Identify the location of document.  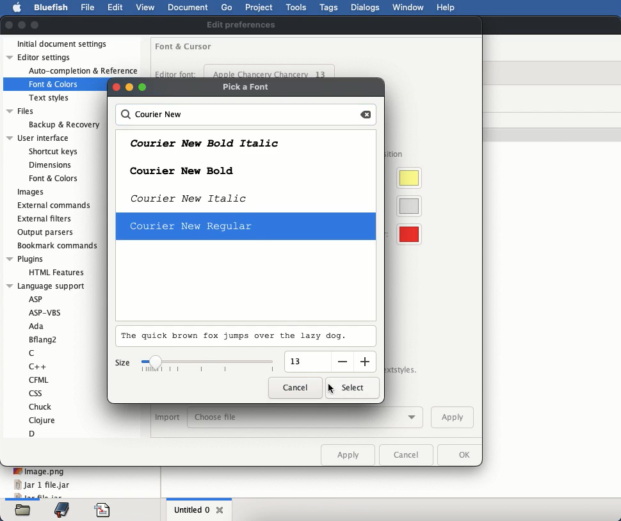
(189, 9).